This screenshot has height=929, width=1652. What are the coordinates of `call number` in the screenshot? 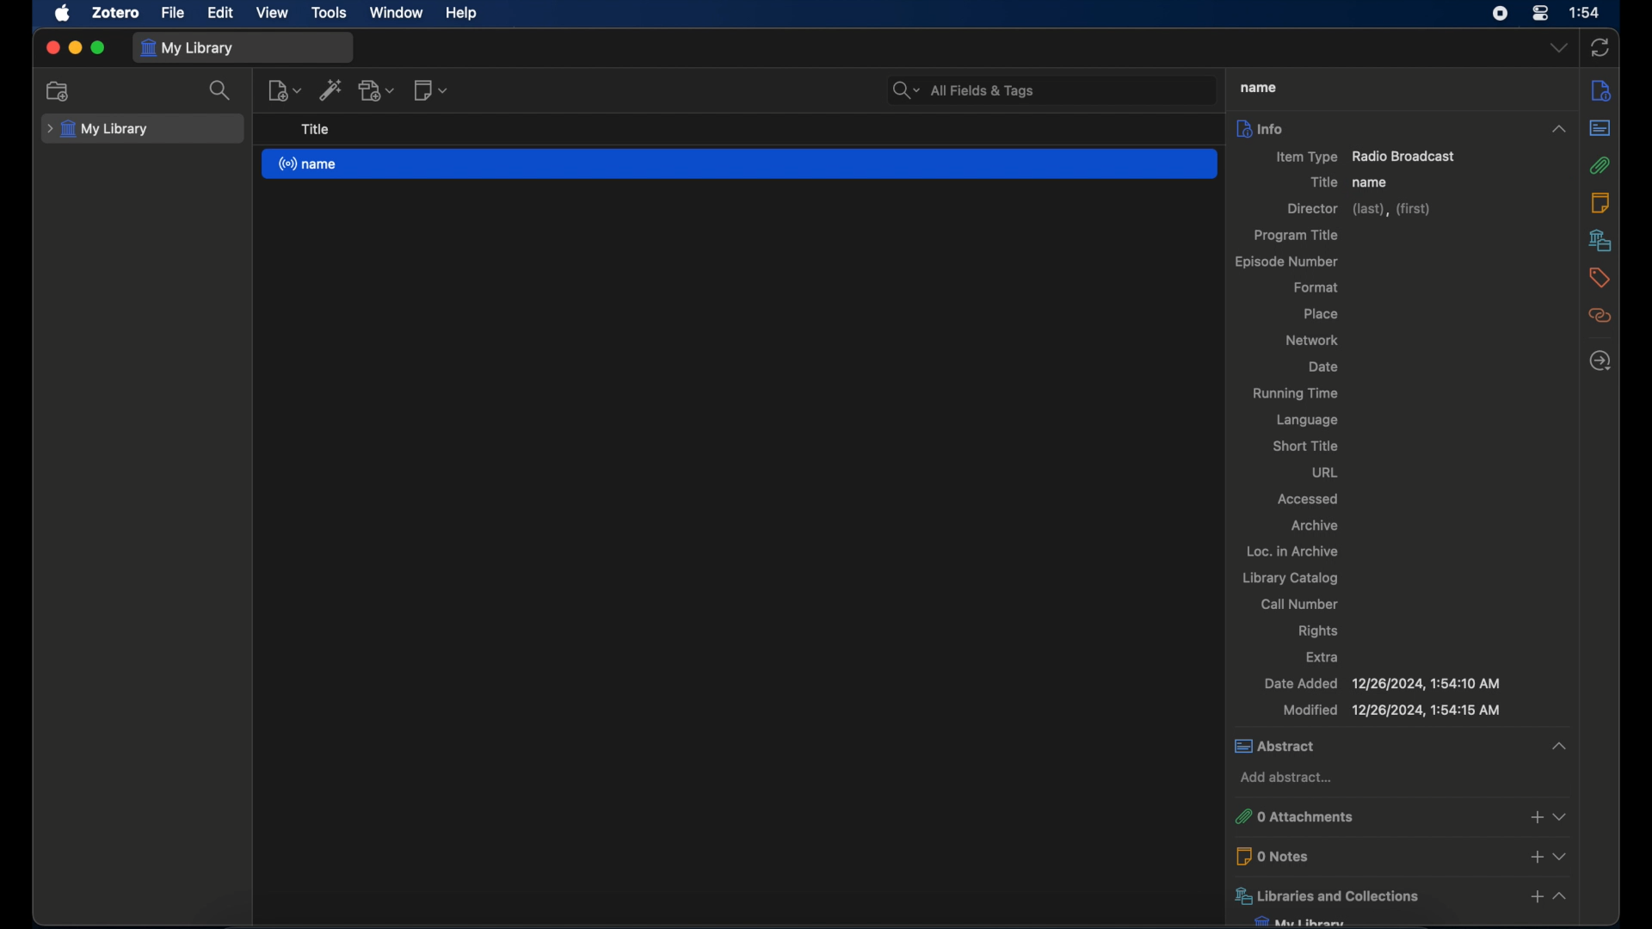 It's located at (1299, 604).